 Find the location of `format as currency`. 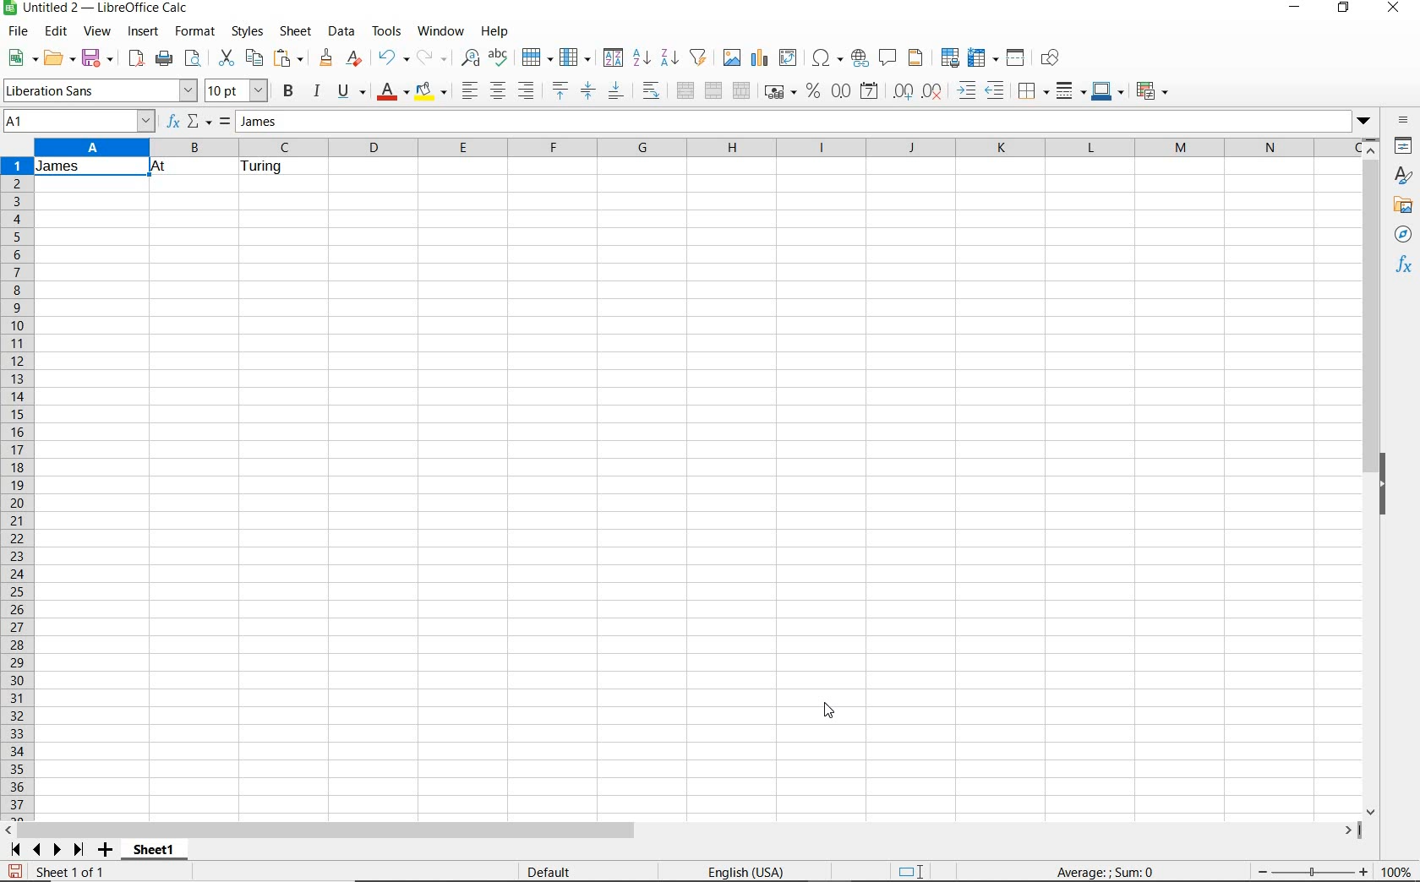

format as currency is located at coordinates (779, 92).